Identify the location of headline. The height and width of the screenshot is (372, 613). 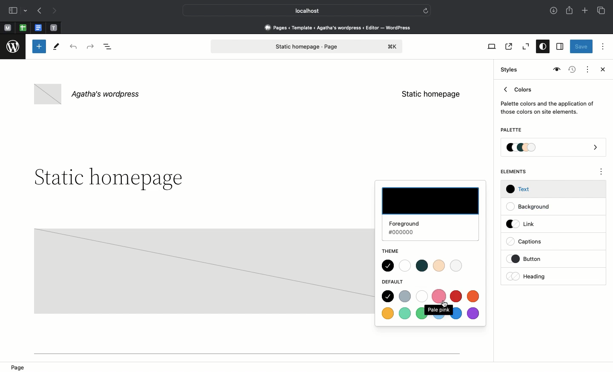
(116, 179).